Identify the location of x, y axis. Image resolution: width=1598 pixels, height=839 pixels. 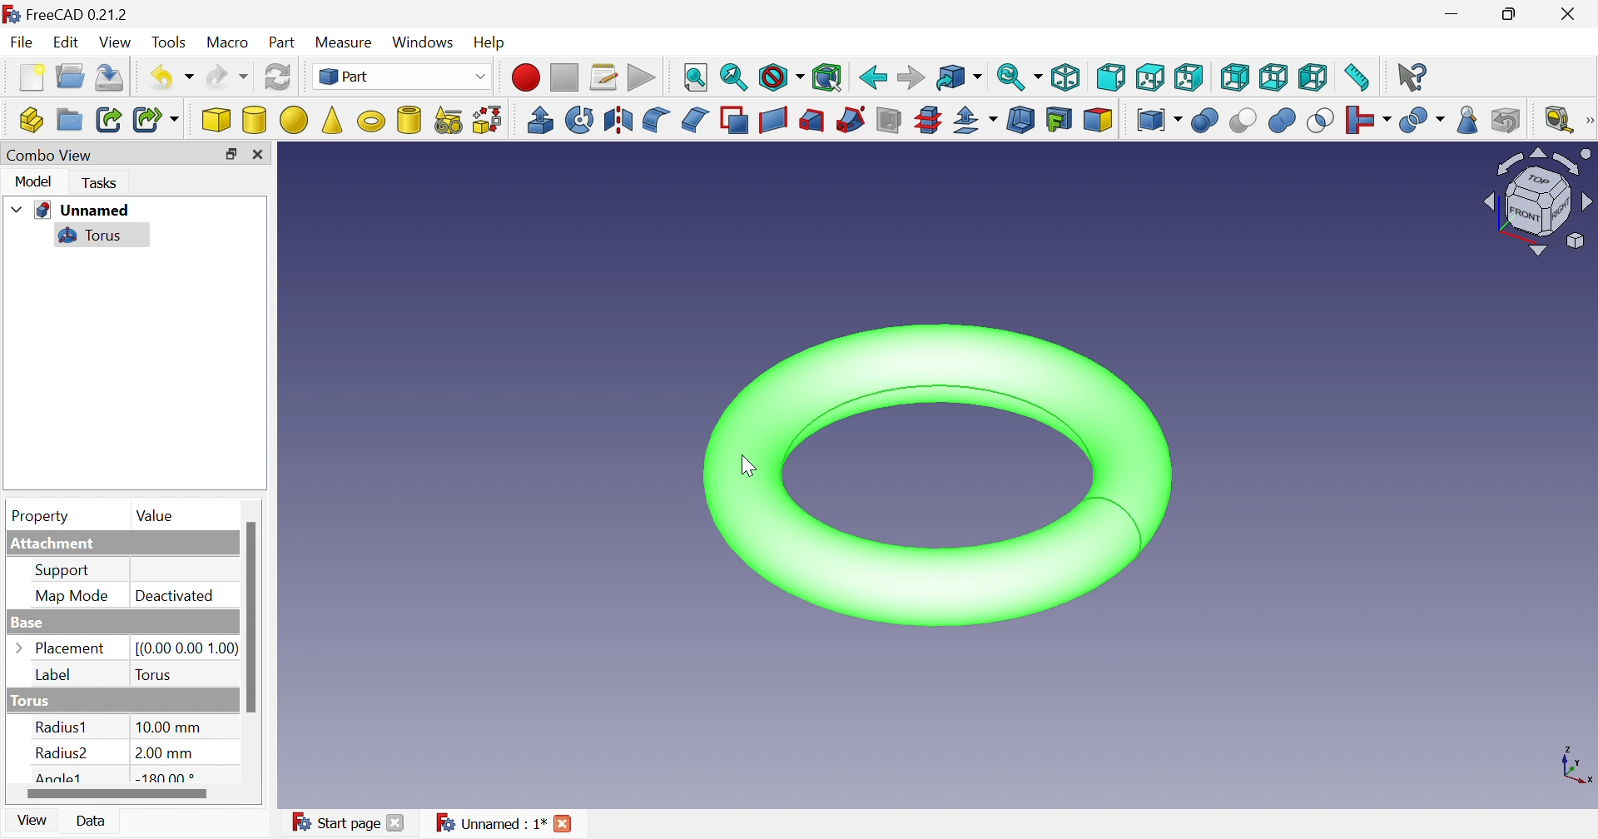
(1576, 768).